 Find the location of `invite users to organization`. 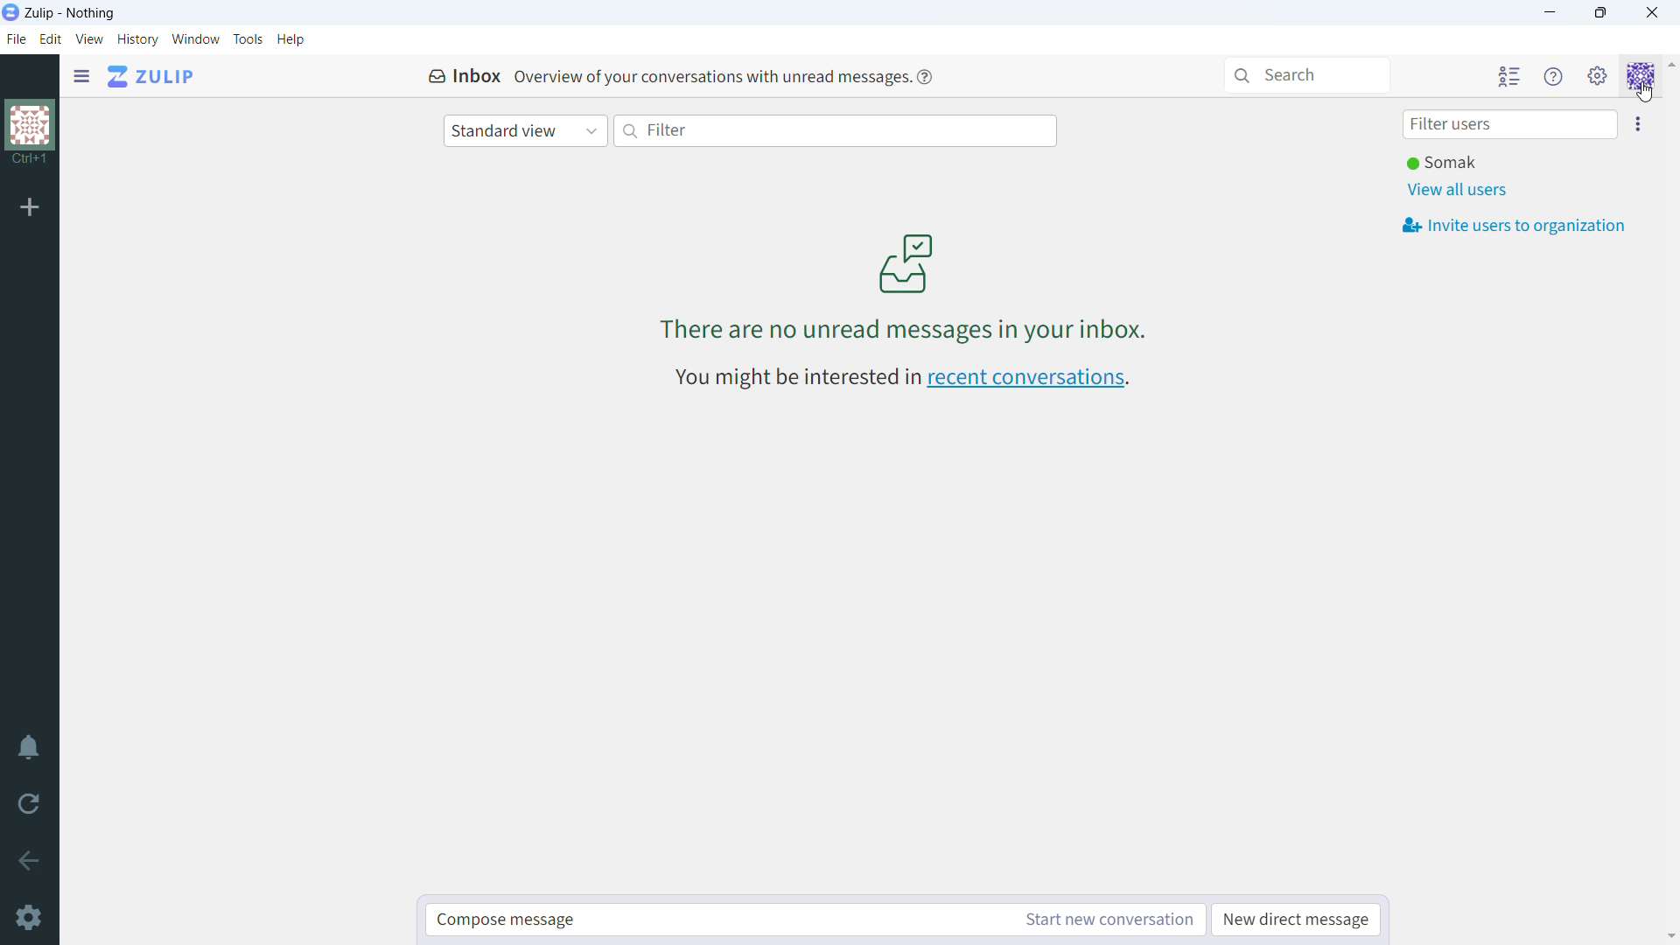

invite users to organization is located at coordinates (1515, 226).